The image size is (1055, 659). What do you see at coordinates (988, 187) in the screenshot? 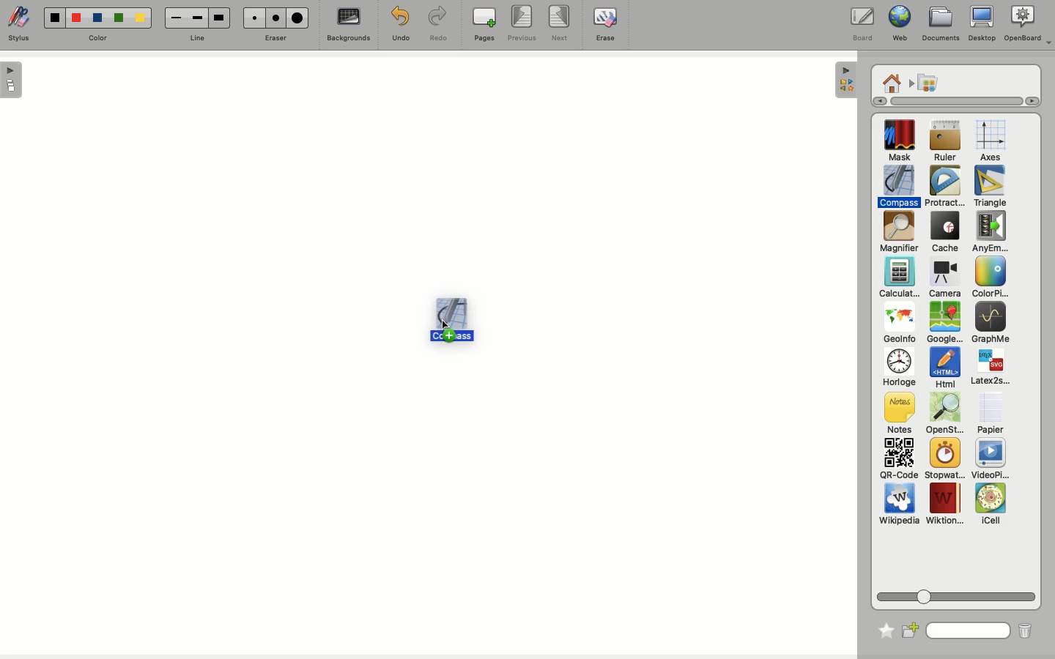
I see `Triangle` at bounding box center [988, 187].